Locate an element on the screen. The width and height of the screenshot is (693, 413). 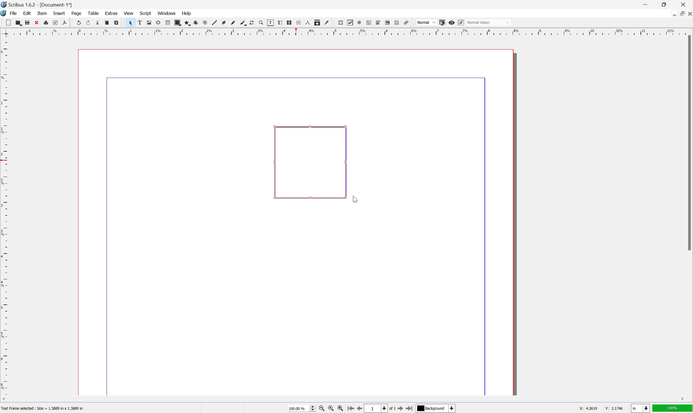
new is located at coordinates (8, 23).